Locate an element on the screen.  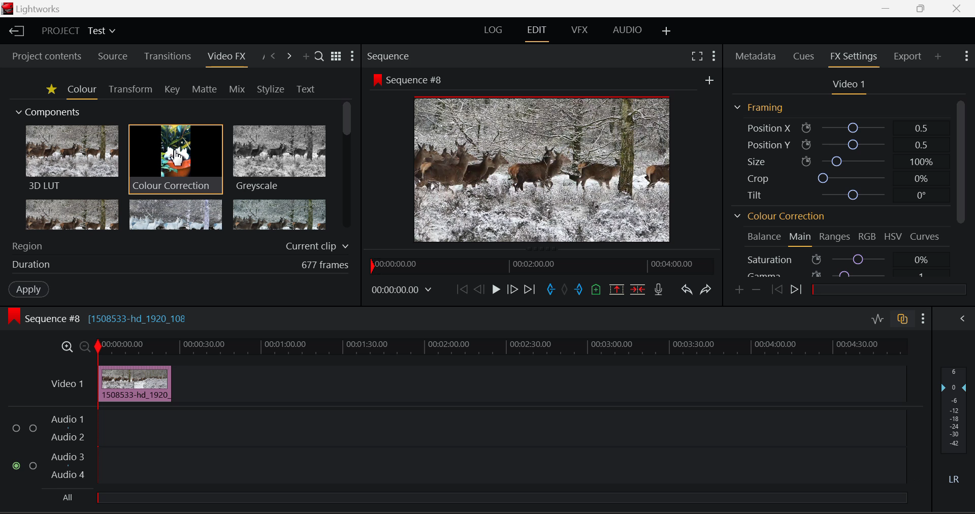
Audio Input Field is located at coordinates (500, 467).